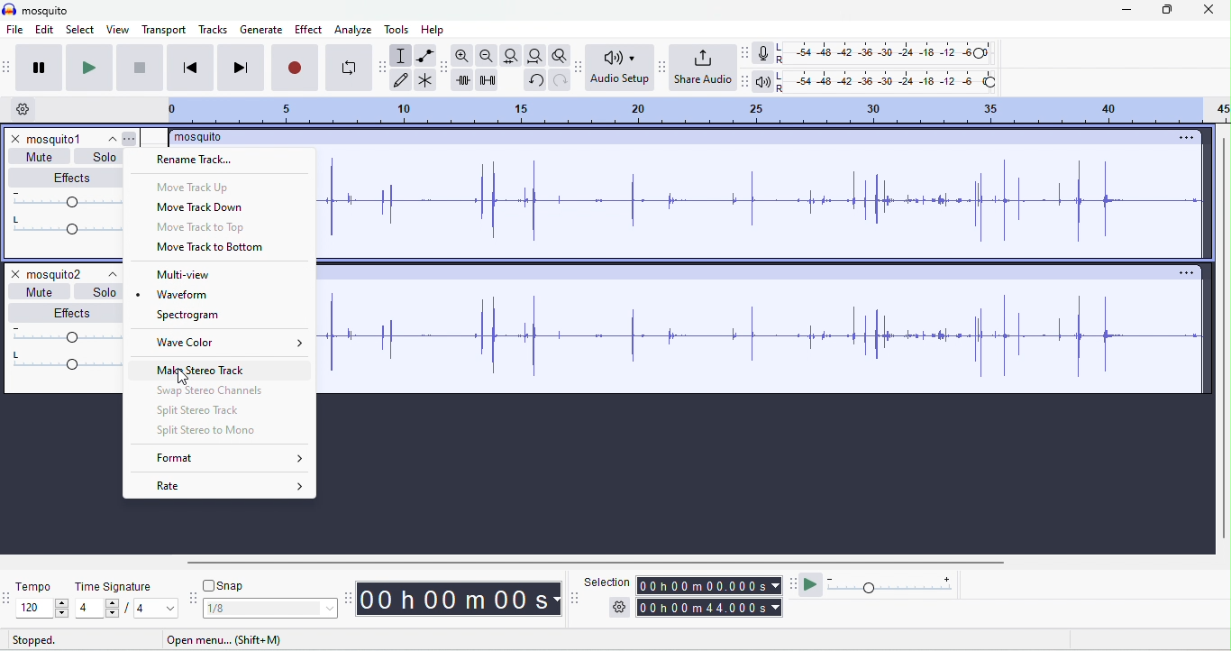 The image size is (1231, 651). I want to click on short to menu, so click(225, 641).